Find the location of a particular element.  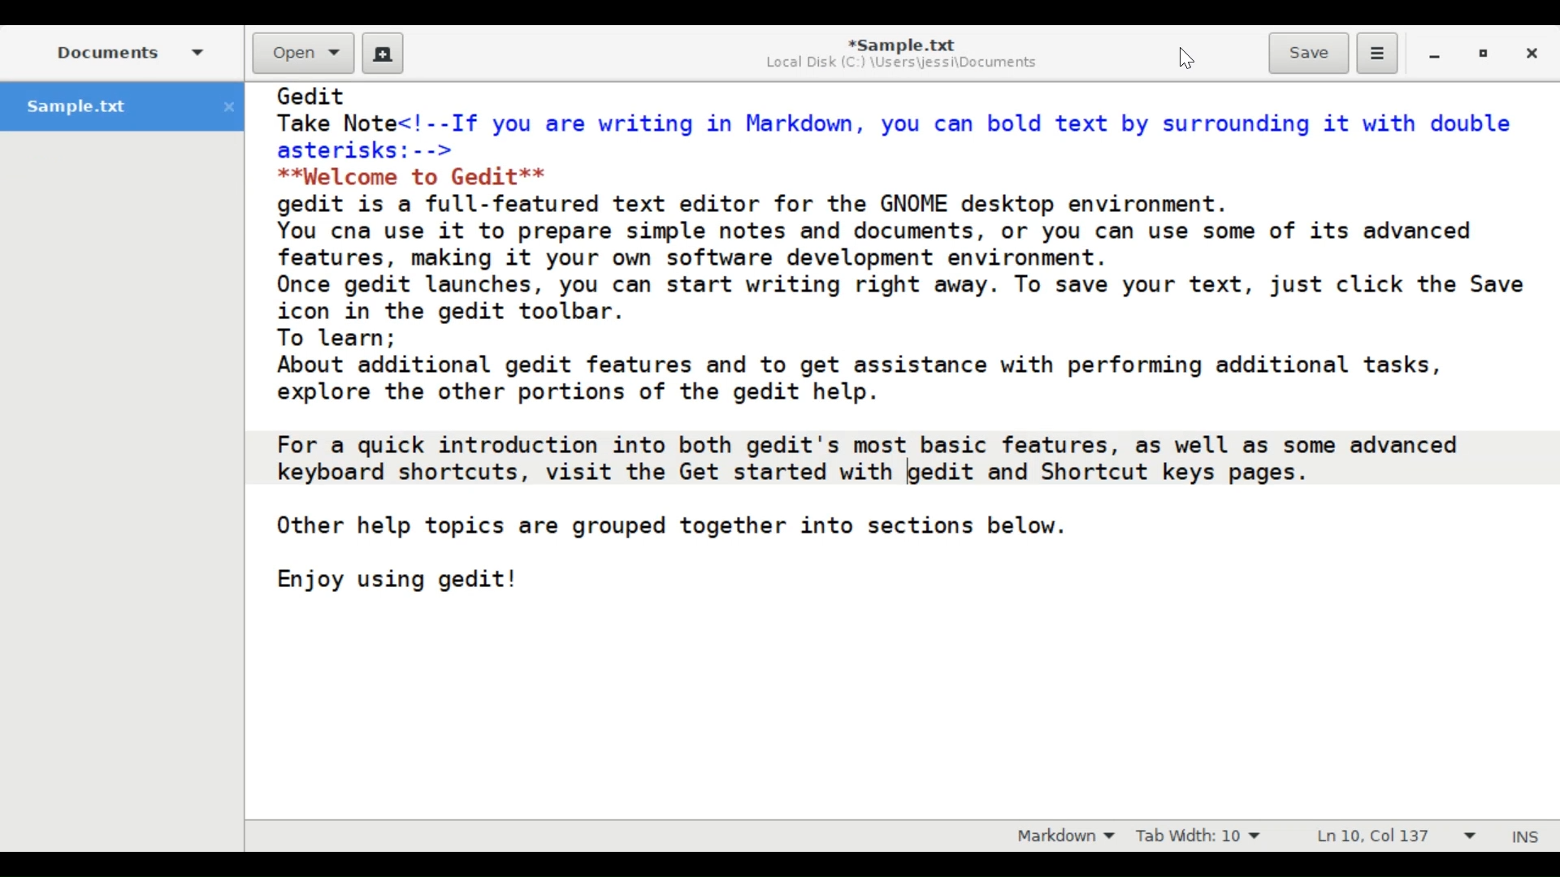

*Sample.txt is located at coordinates (901, 41).